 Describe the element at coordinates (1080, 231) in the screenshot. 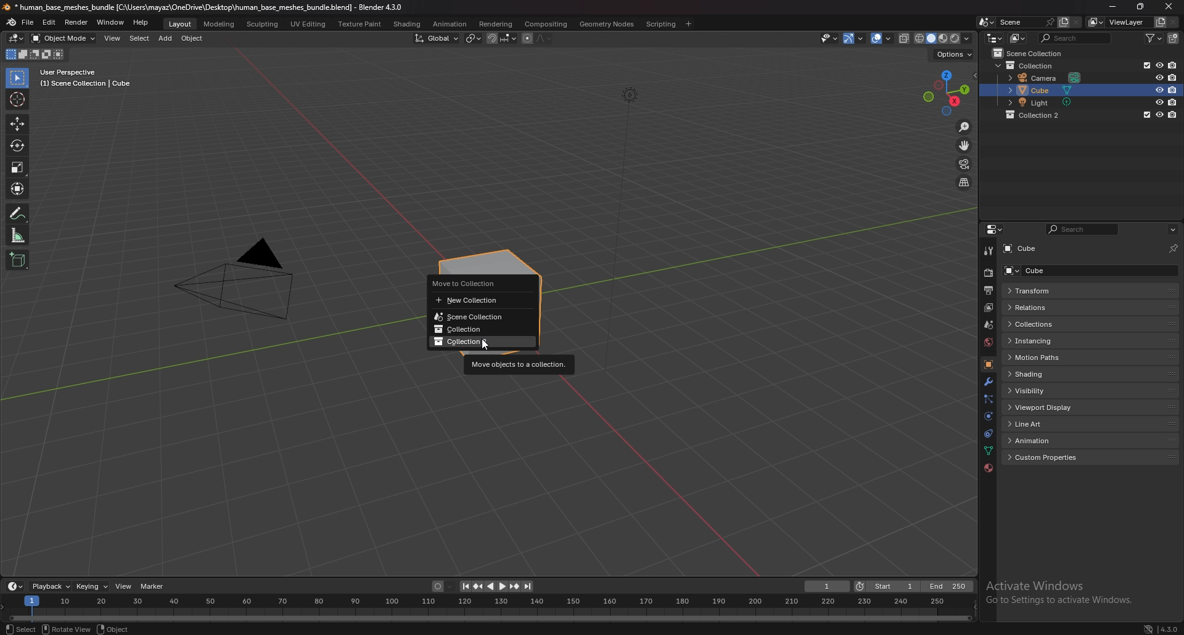

I see `search` at that location.